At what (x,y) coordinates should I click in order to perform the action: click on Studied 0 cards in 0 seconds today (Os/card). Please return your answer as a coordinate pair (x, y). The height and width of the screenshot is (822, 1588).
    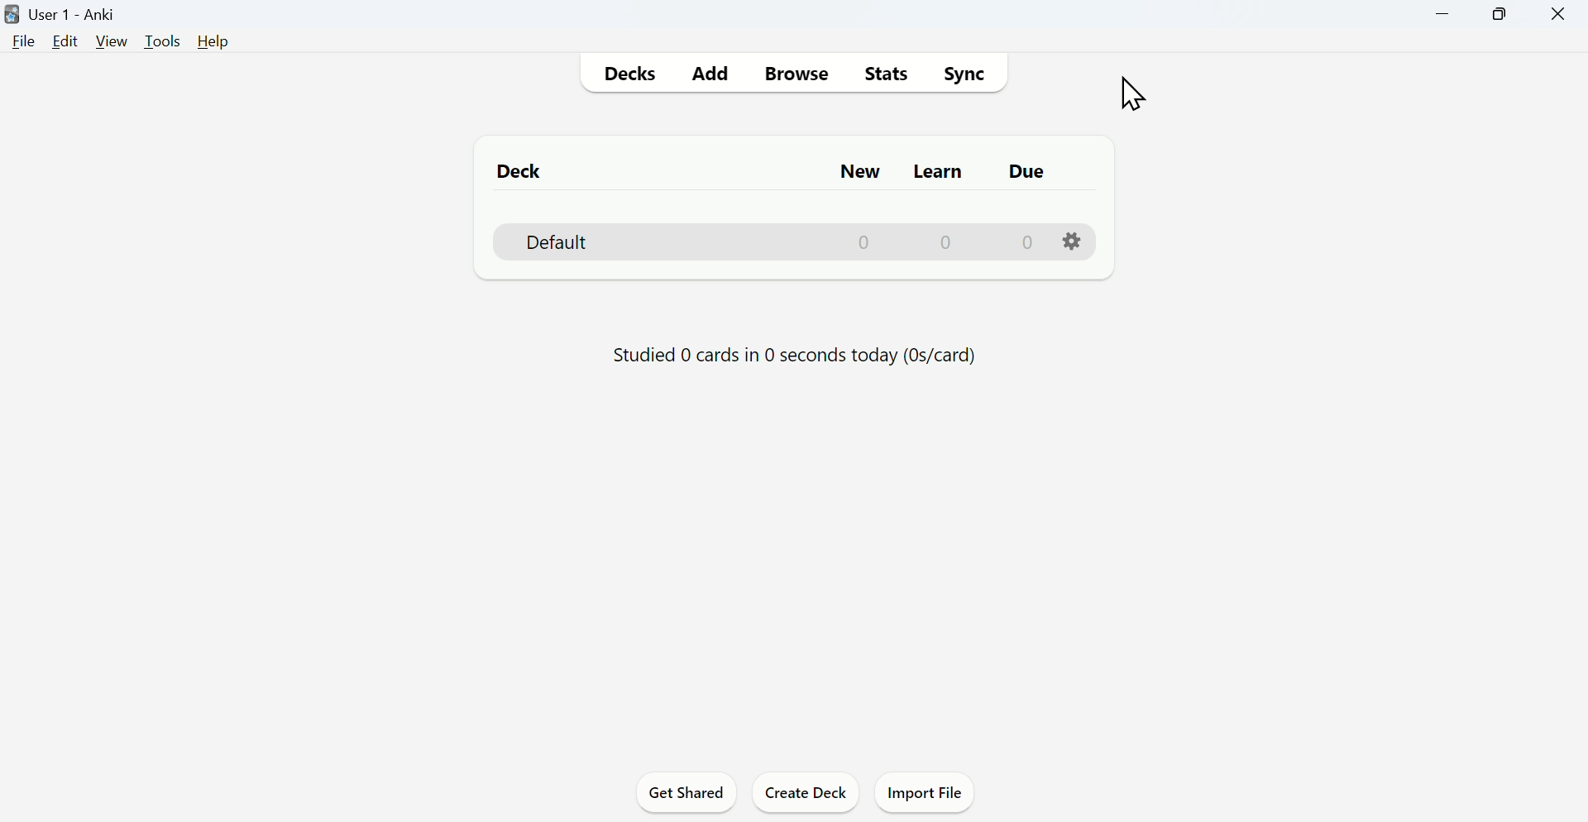
    Looking at the image, I should click on (794, 356).